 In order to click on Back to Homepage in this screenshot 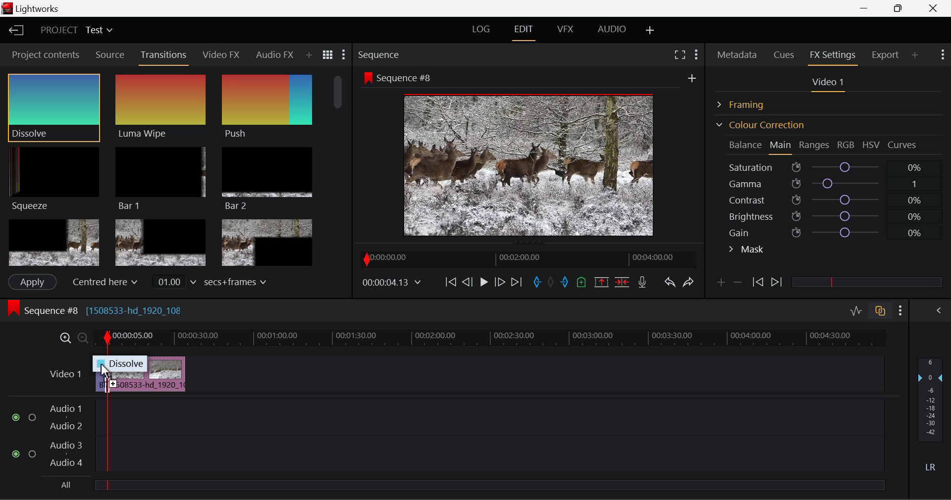, I will do `click(13, 31)`.